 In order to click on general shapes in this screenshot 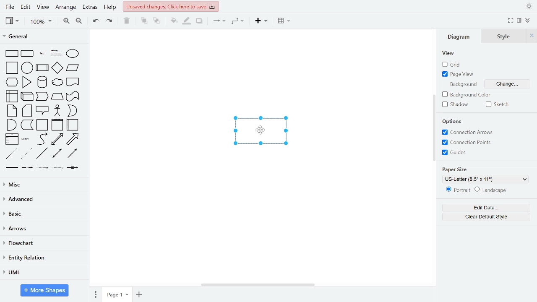, I will do `click(42, 153)`.